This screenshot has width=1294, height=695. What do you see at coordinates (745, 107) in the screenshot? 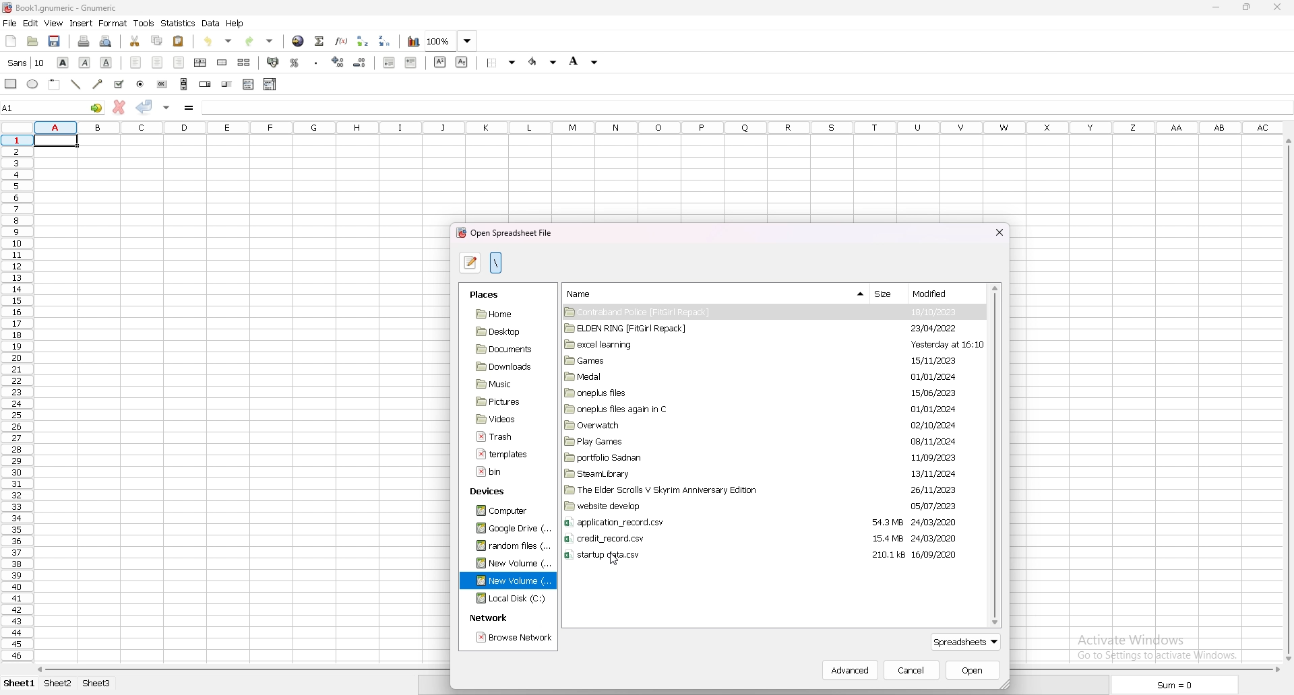
I see `cell input` at bounding box center [745, 107].